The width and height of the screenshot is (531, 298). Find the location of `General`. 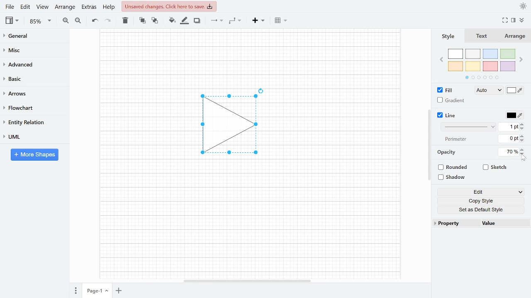

General is located at coordinates (32, 37).